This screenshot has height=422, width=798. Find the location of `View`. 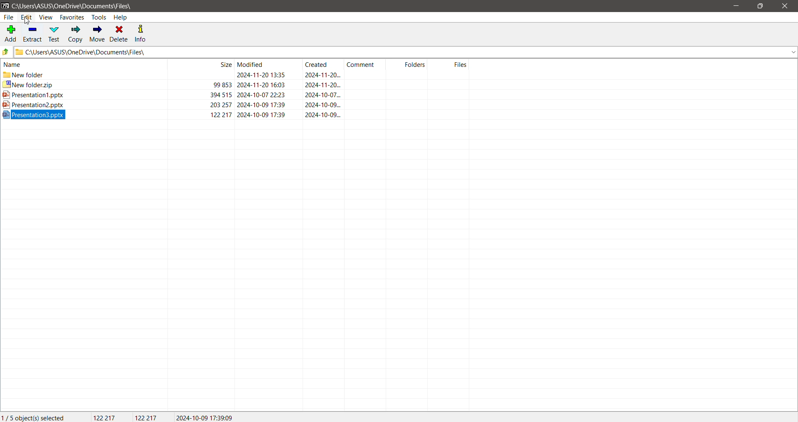

View is located at coordinates (45, 17).